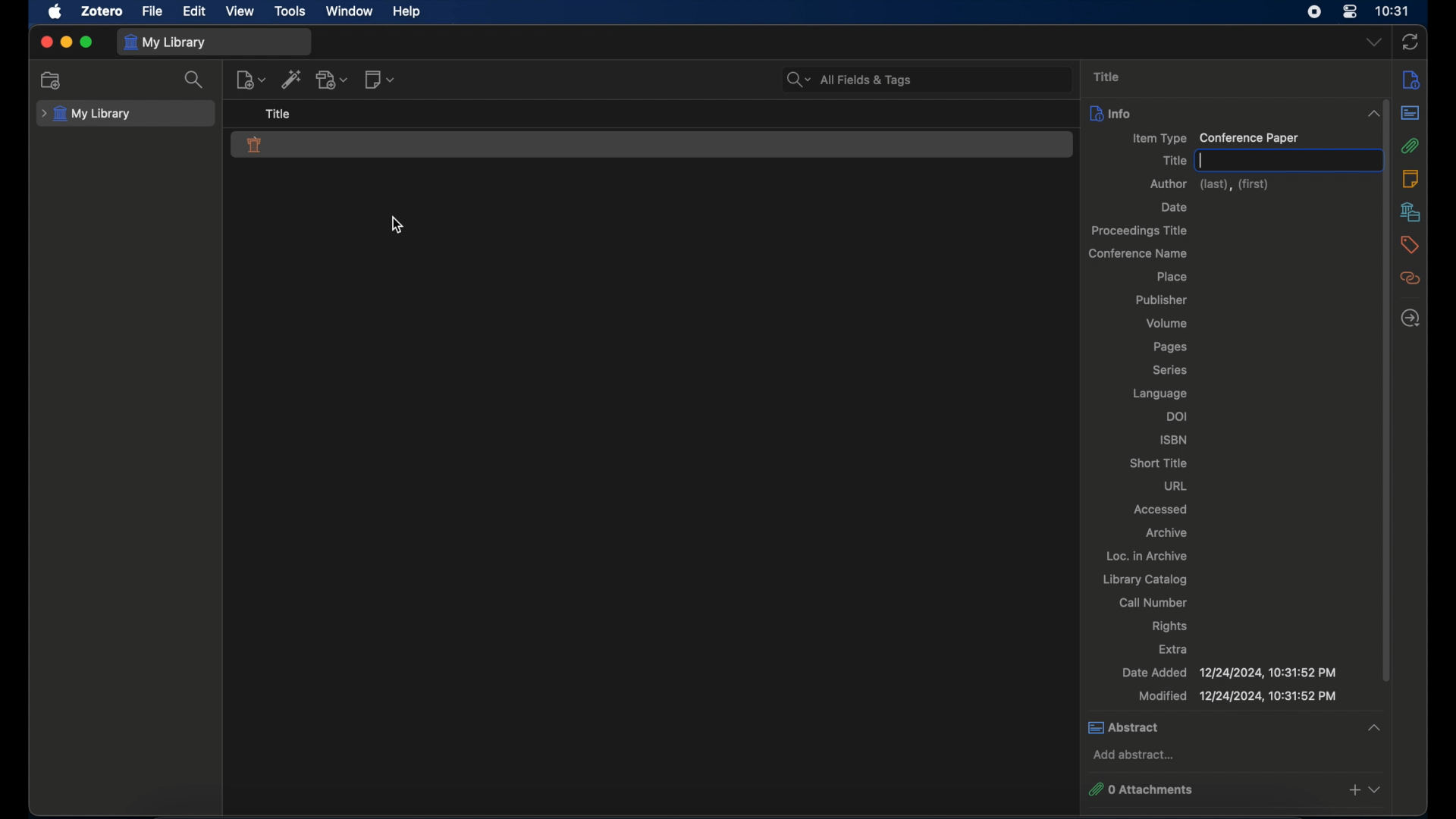  What do you see at coordinates (1137, 254) in the screenshot?
I see `conference name` at bounding box center [1137, 254].